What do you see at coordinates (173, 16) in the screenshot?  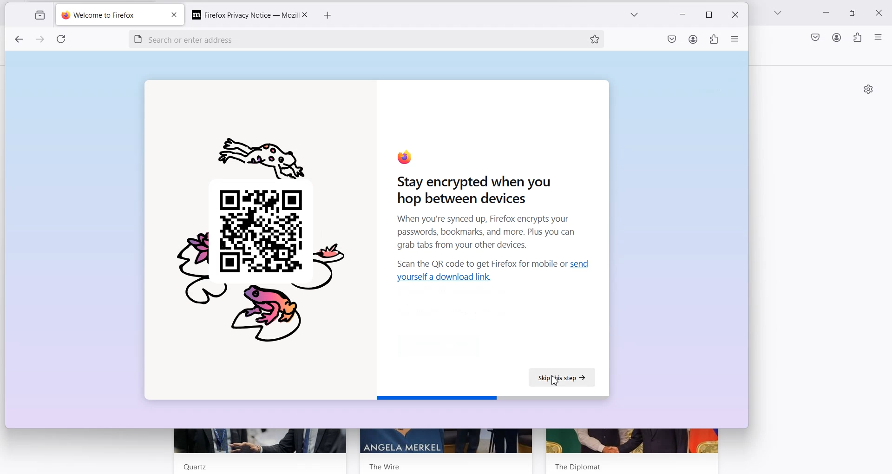 I see `close` at bounding box center [173, 16].